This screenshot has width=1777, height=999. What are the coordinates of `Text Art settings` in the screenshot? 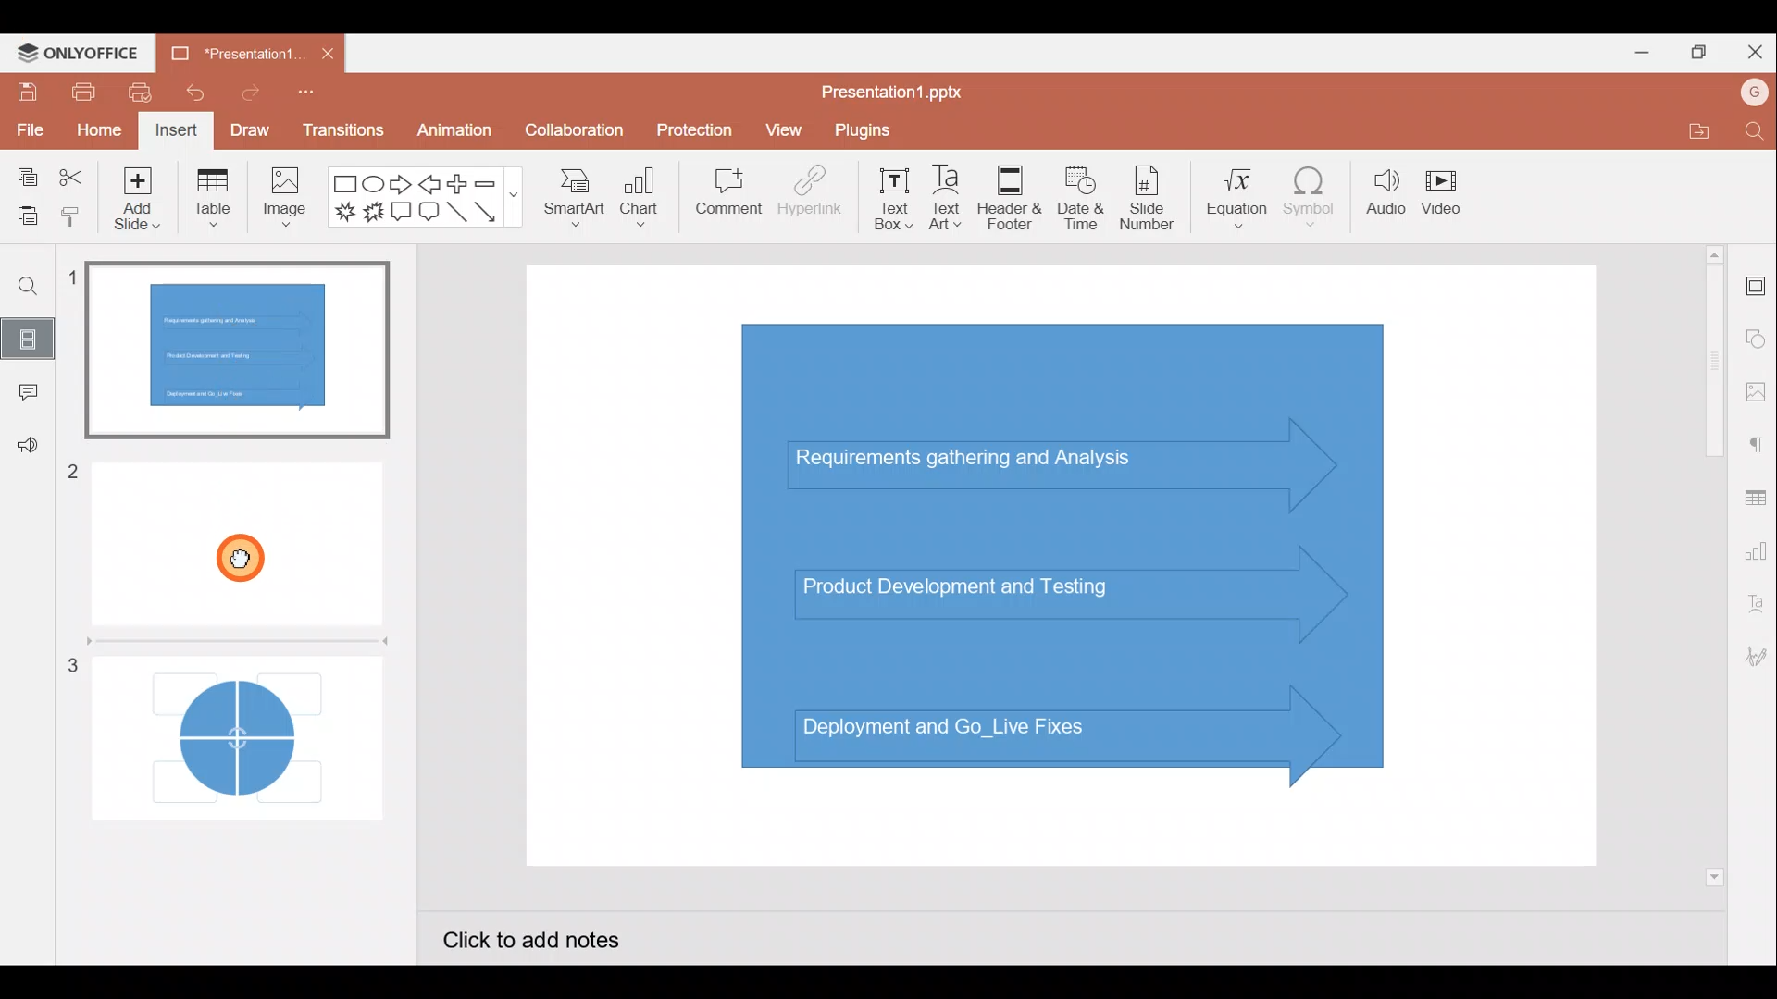 It's located at (1754, 610).